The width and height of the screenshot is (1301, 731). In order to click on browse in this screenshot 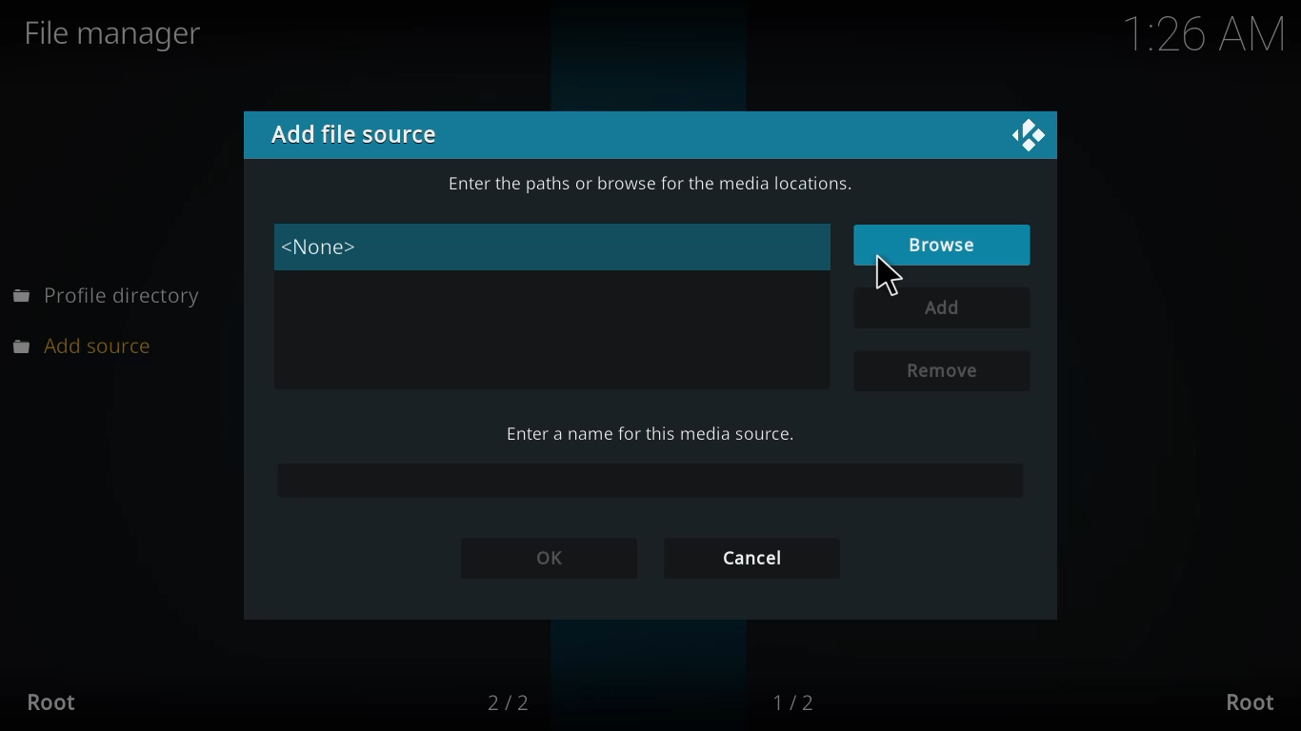, I will do `click(948, 243)`.